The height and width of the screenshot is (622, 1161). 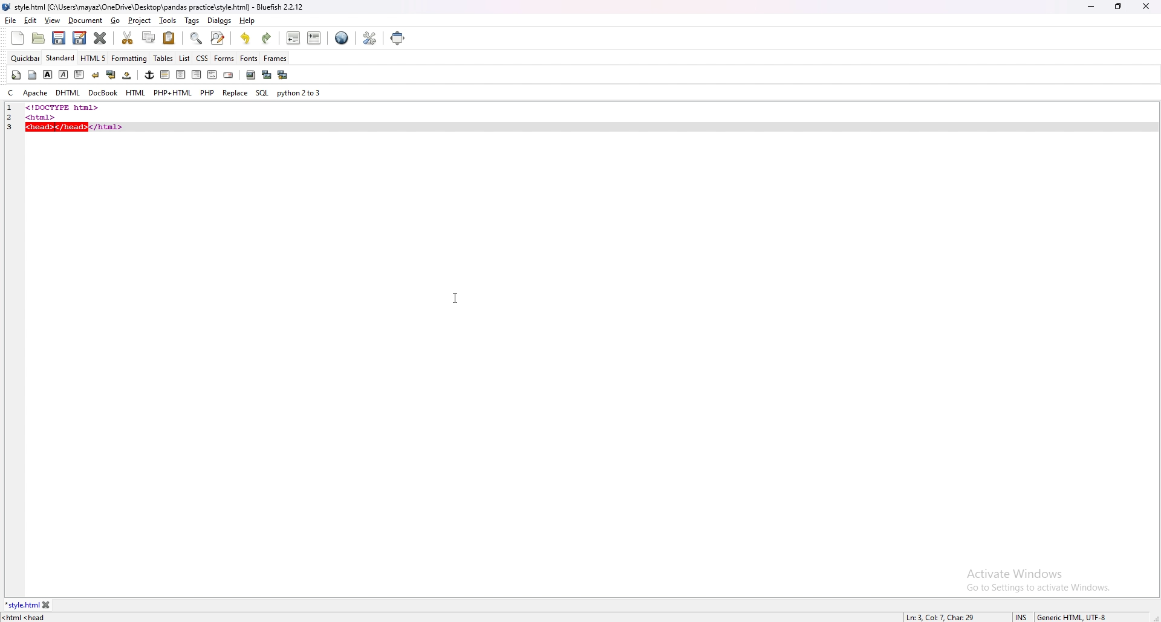 I want to click on code, so click(x=28, y=618).